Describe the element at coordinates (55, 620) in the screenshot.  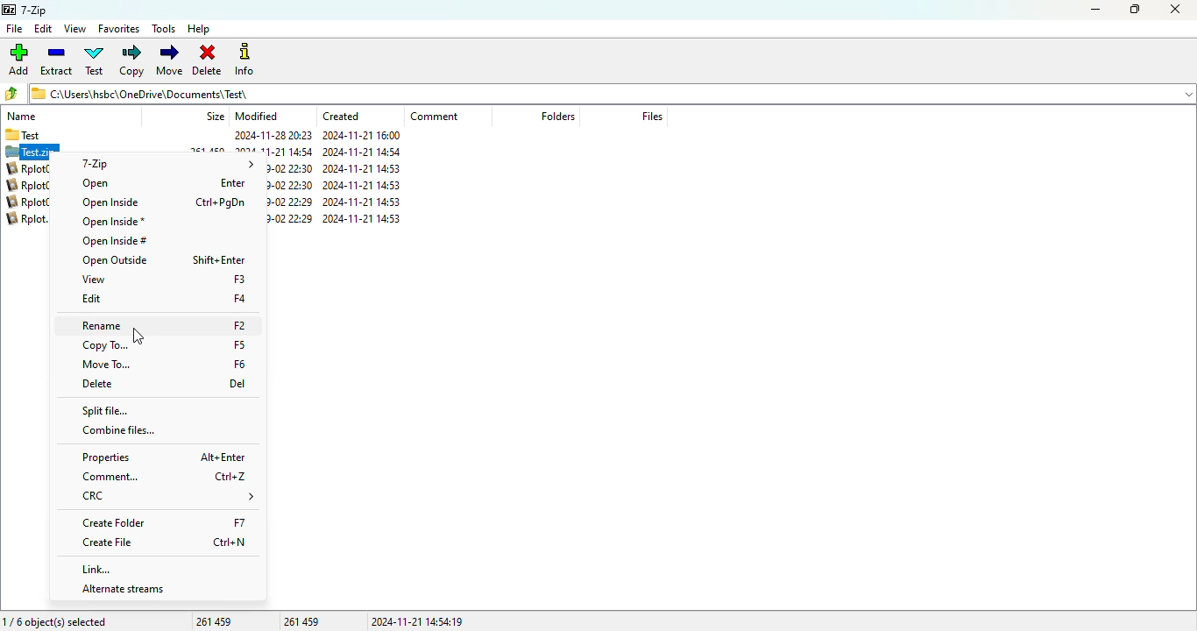
I see `1/6 object(s) selected` at that location.